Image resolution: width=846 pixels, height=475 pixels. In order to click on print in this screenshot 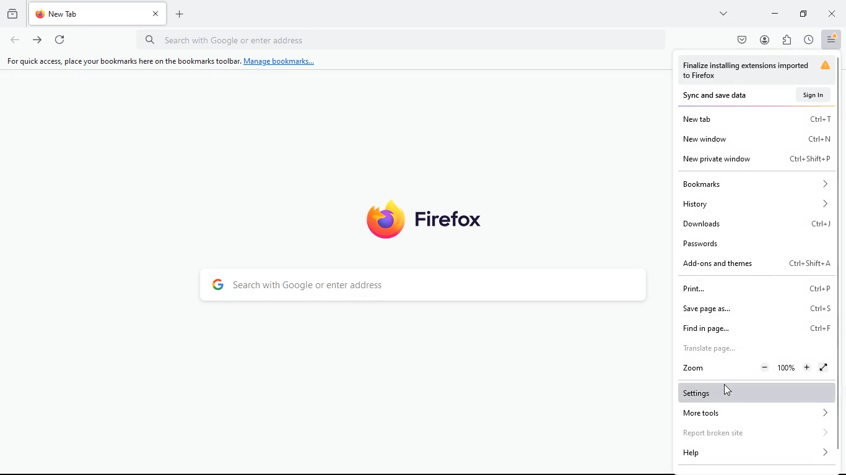, I will do `click(754, 288)`.